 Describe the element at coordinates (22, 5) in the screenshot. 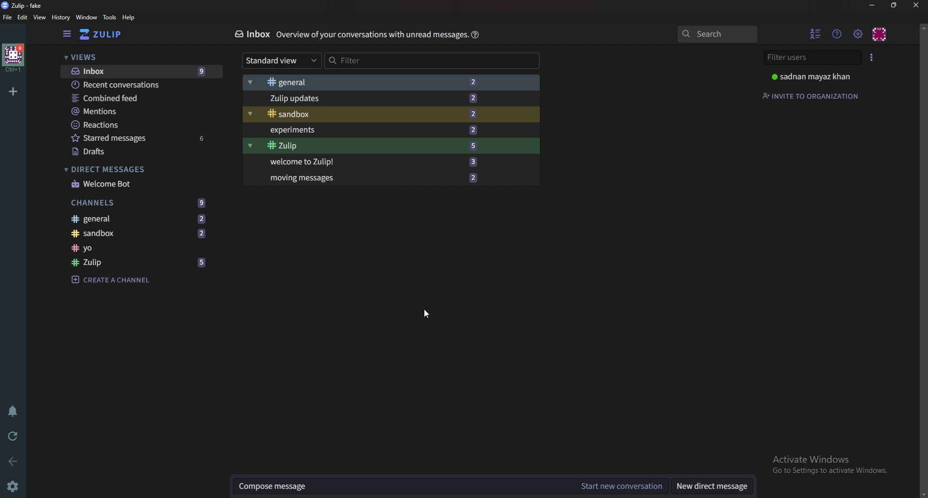

I see `Zulip` at that location.